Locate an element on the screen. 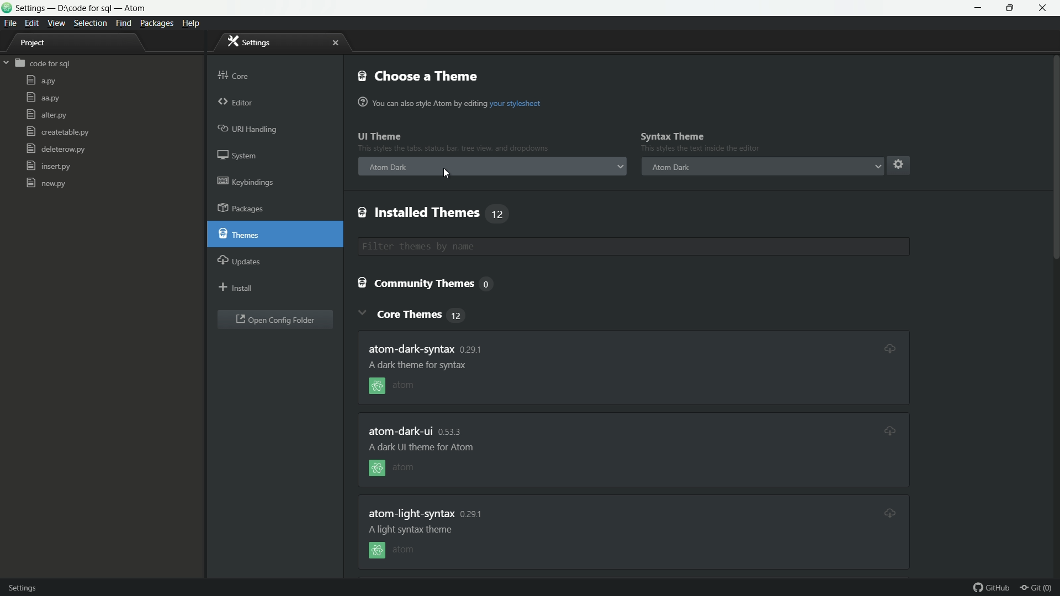 This screenshot has height=596, width=1060. system is located at coordinates (240, 157).